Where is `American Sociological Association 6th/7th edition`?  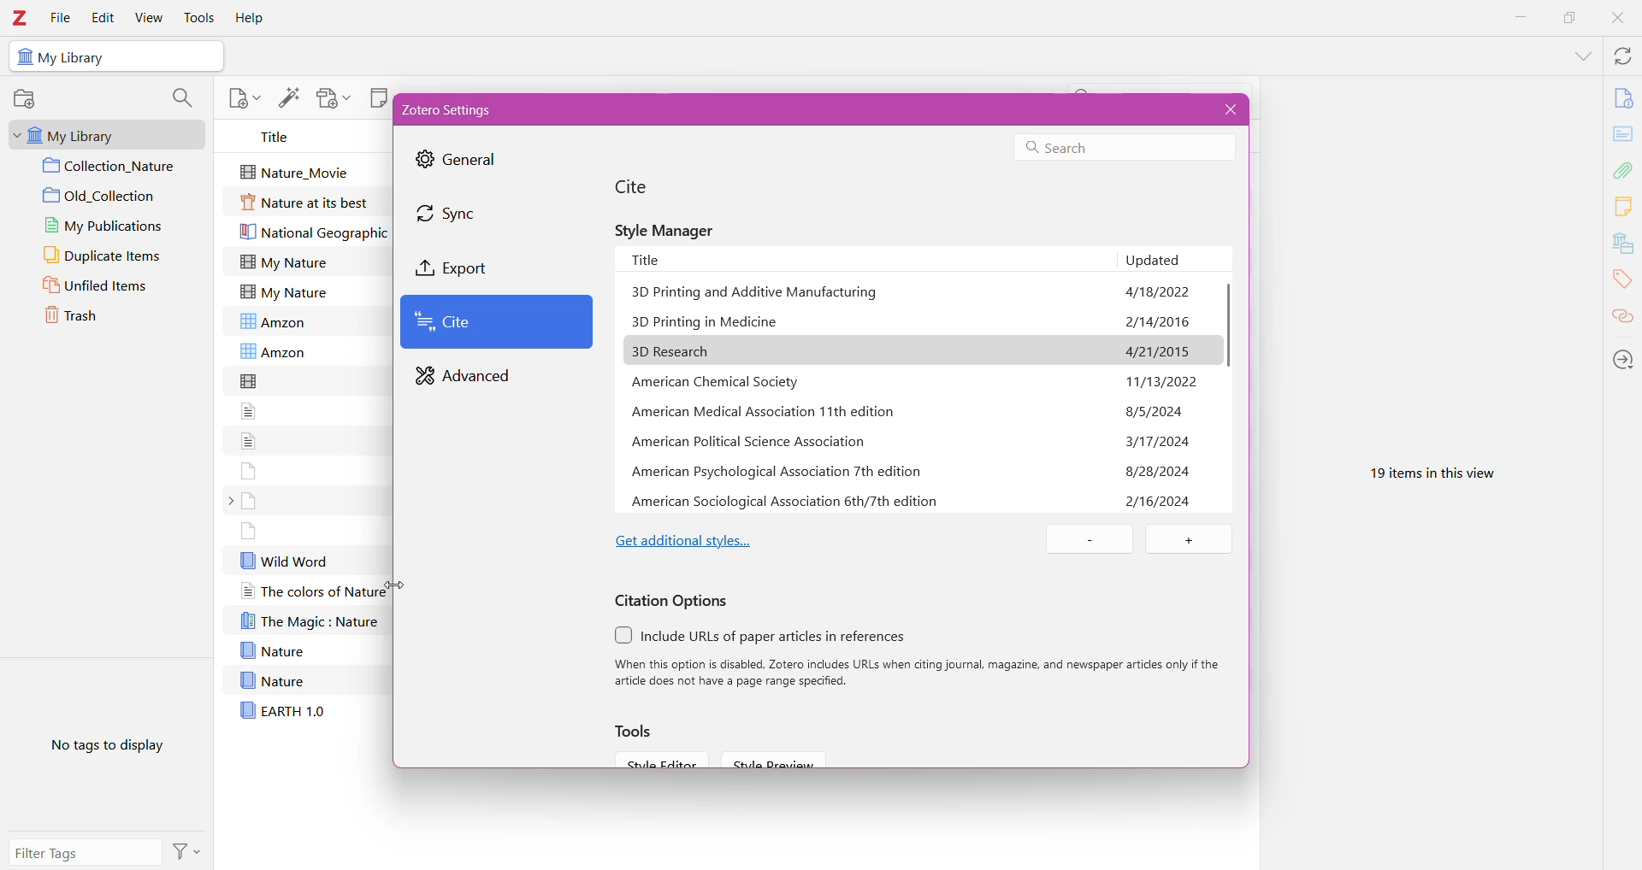 American Sociological Association 6th/7th edition is located at coordinates (787, 500).